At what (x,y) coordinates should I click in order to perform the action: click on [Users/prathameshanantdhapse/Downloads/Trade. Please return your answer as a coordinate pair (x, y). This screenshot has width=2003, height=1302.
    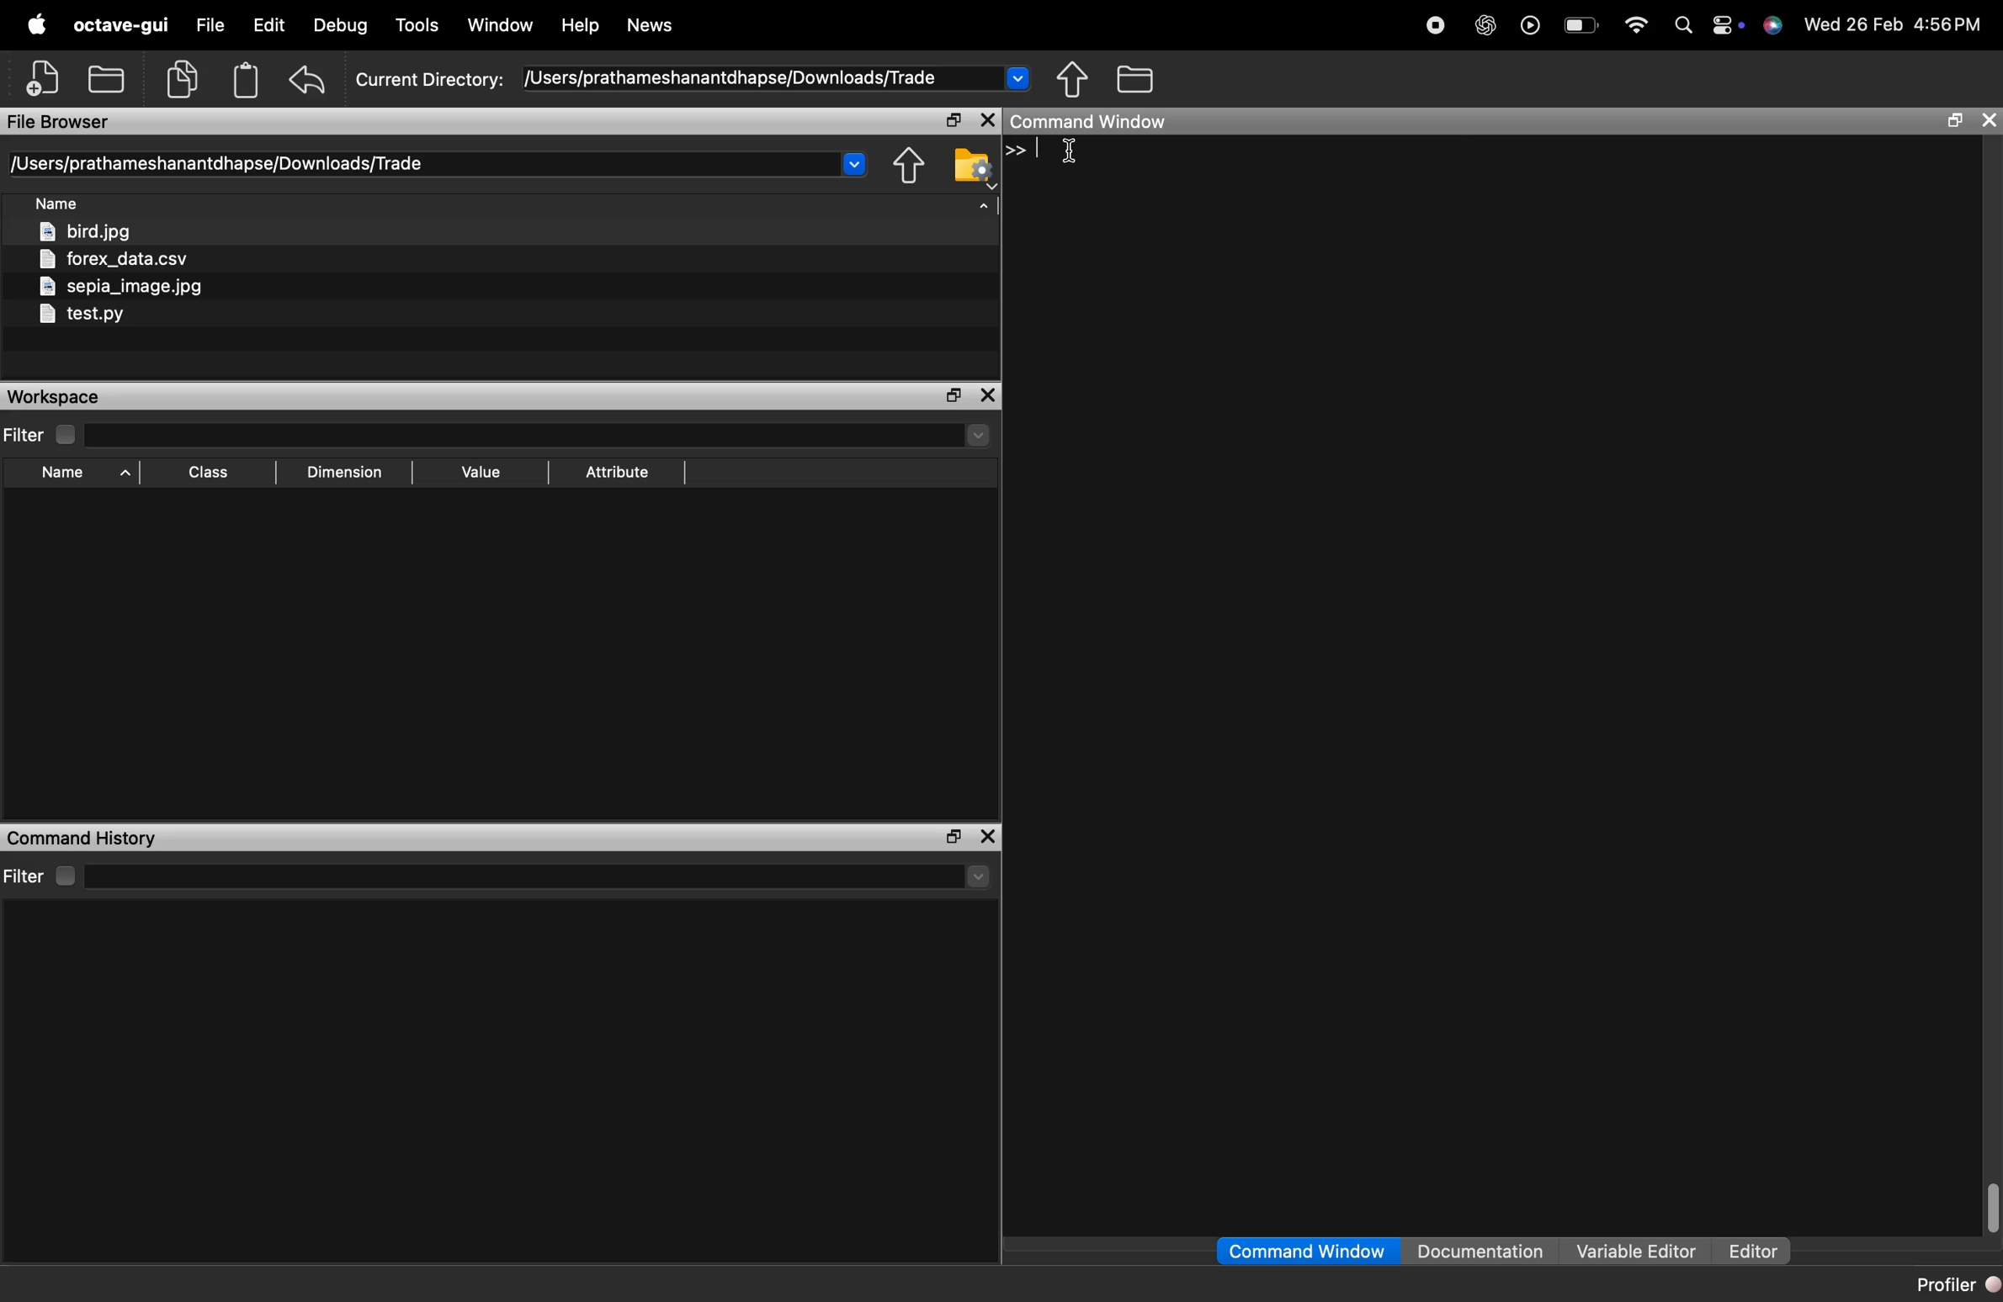
    Looking at the image, I should click on (215, 164).